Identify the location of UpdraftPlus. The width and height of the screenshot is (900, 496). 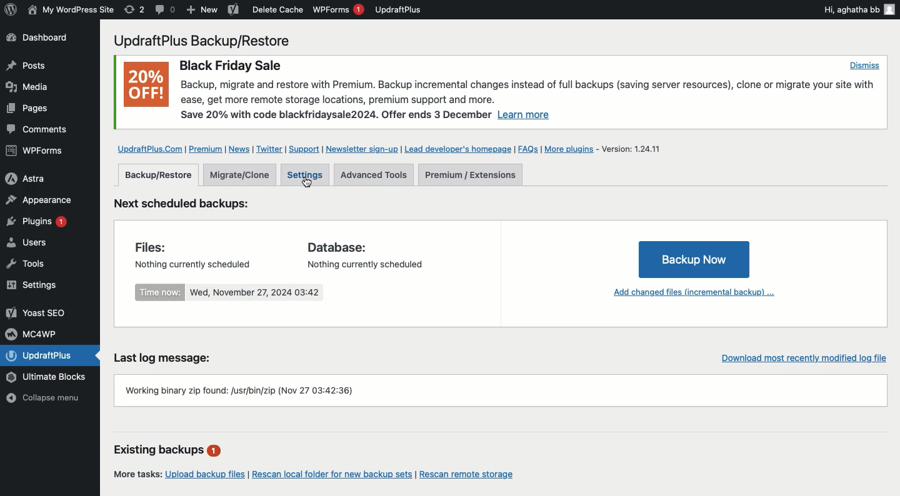
(52, 355).